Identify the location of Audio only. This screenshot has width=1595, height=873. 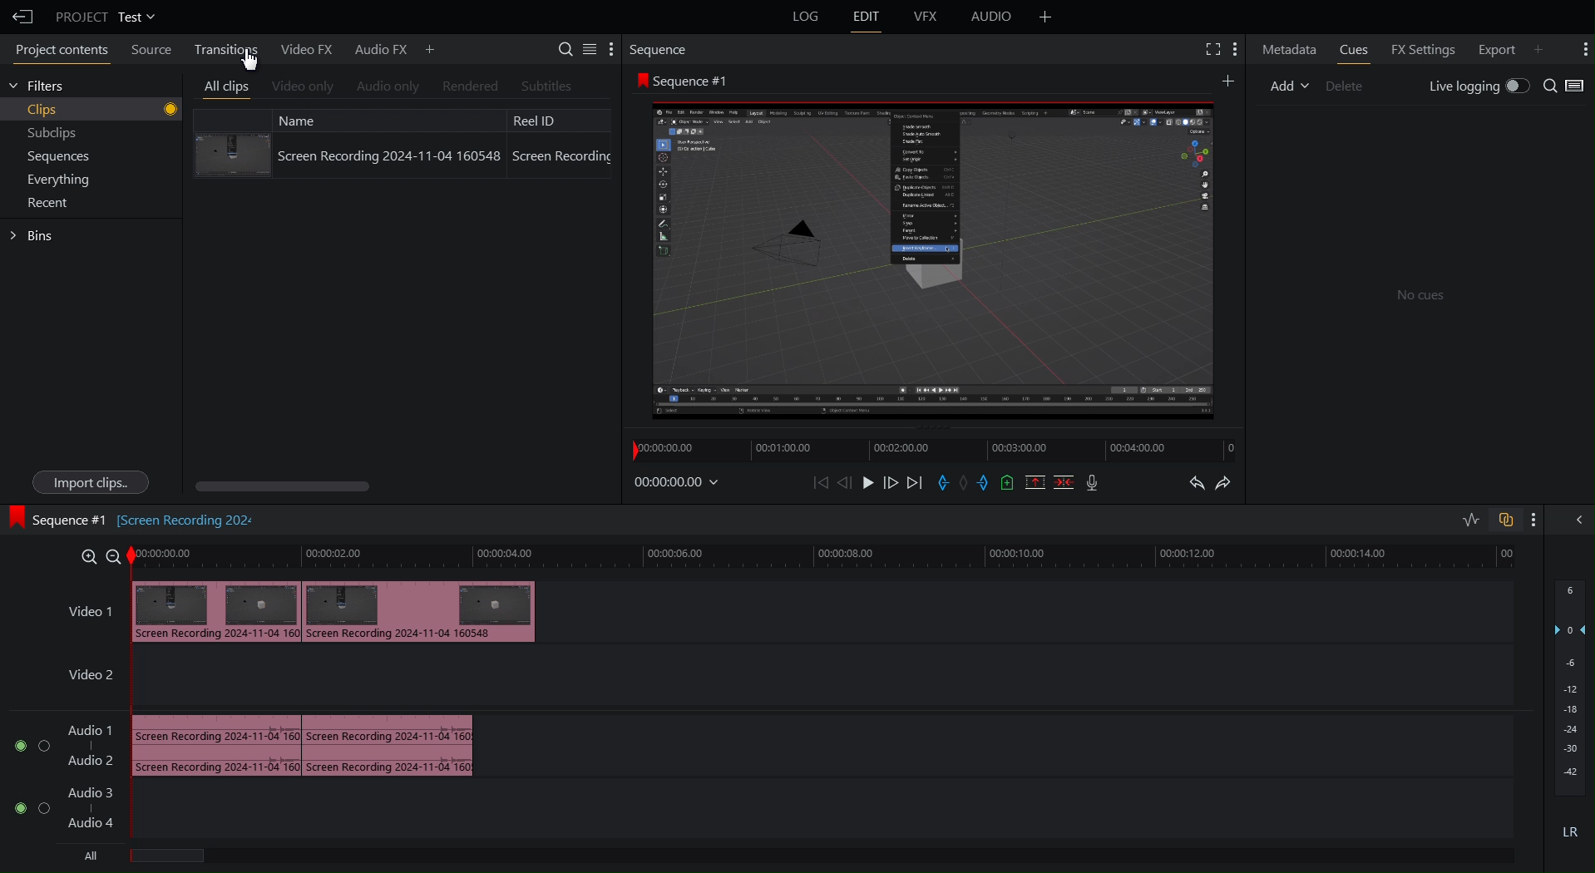
(388, 85).